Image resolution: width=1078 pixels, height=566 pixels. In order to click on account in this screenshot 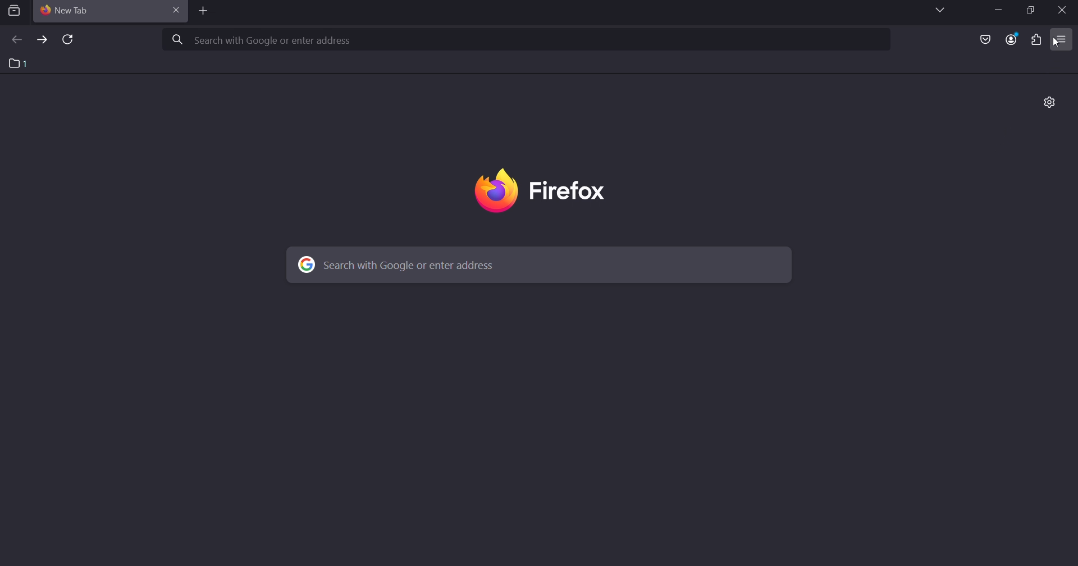, I will do `click(1011, 38)`.